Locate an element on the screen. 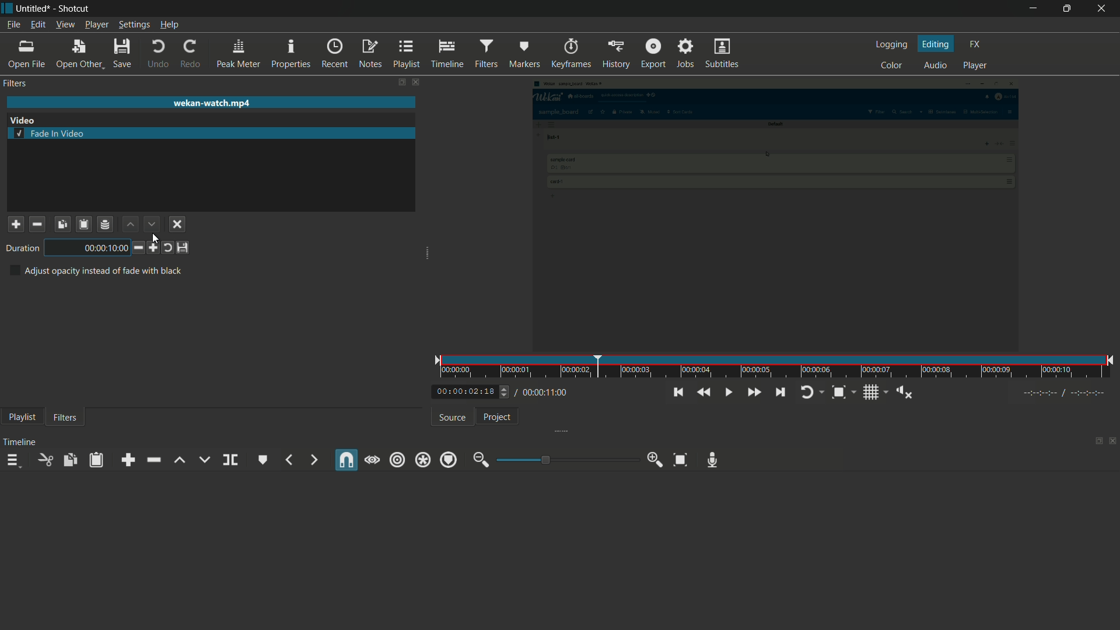  cut is located at coordinates (46, 460).